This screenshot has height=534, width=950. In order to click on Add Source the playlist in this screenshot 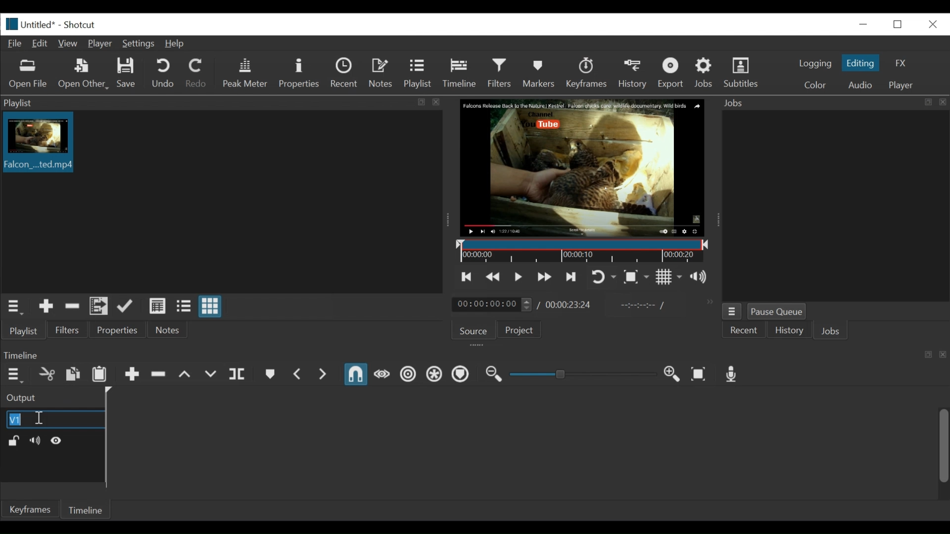, I will do `click(46, 307)`.